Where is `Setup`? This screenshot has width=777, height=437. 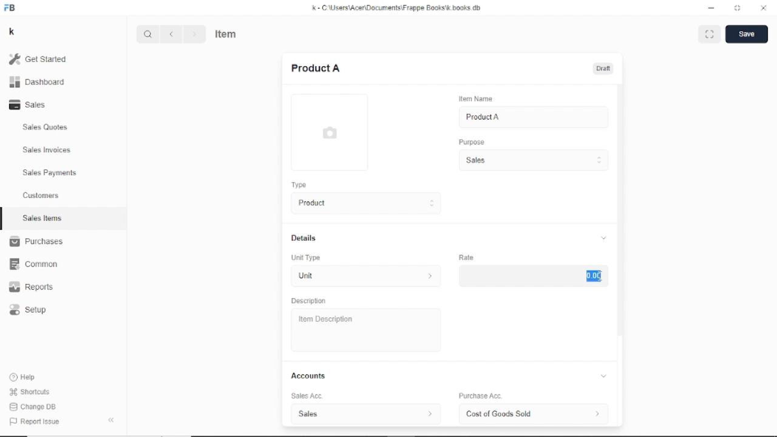 Setup is located at coordinates (29, 310).